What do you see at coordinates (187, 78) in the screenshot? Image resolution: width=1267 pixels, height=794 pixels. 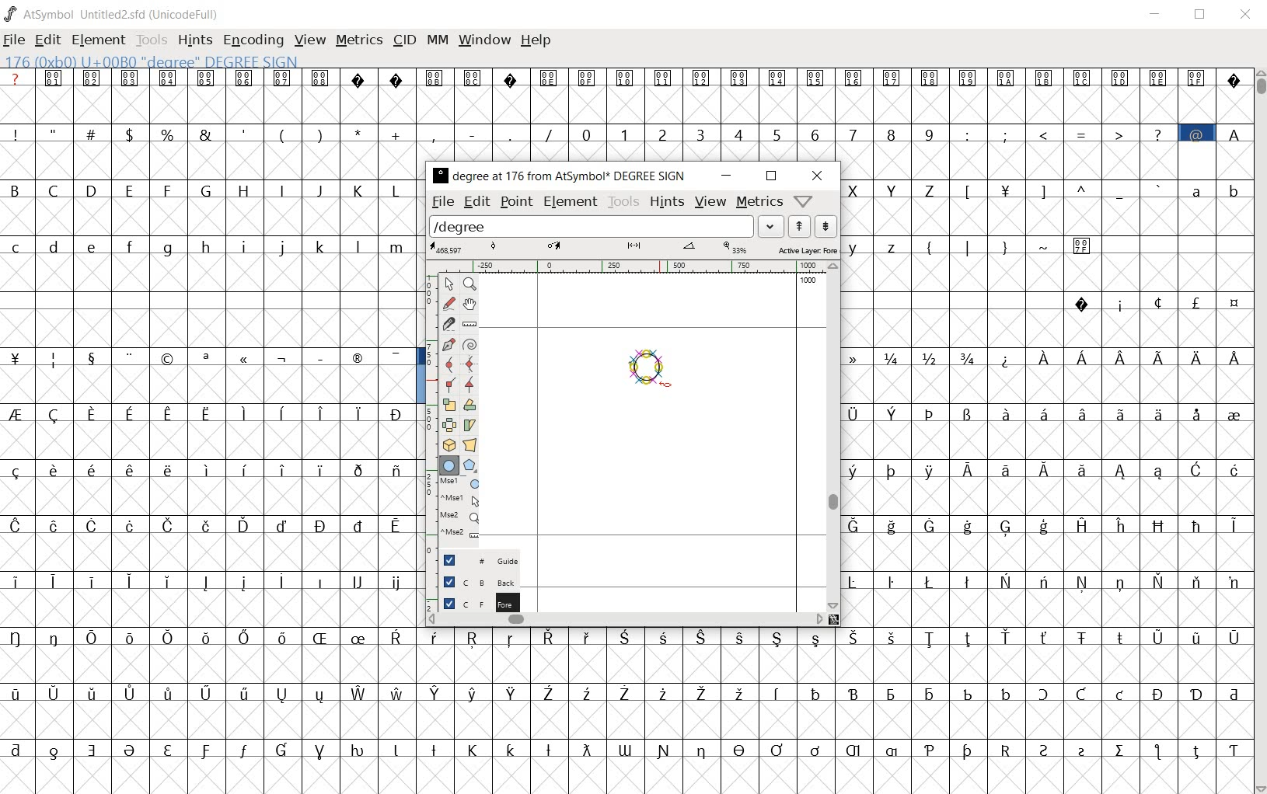 I see `unicode code points` at bounding box center [187, 78].